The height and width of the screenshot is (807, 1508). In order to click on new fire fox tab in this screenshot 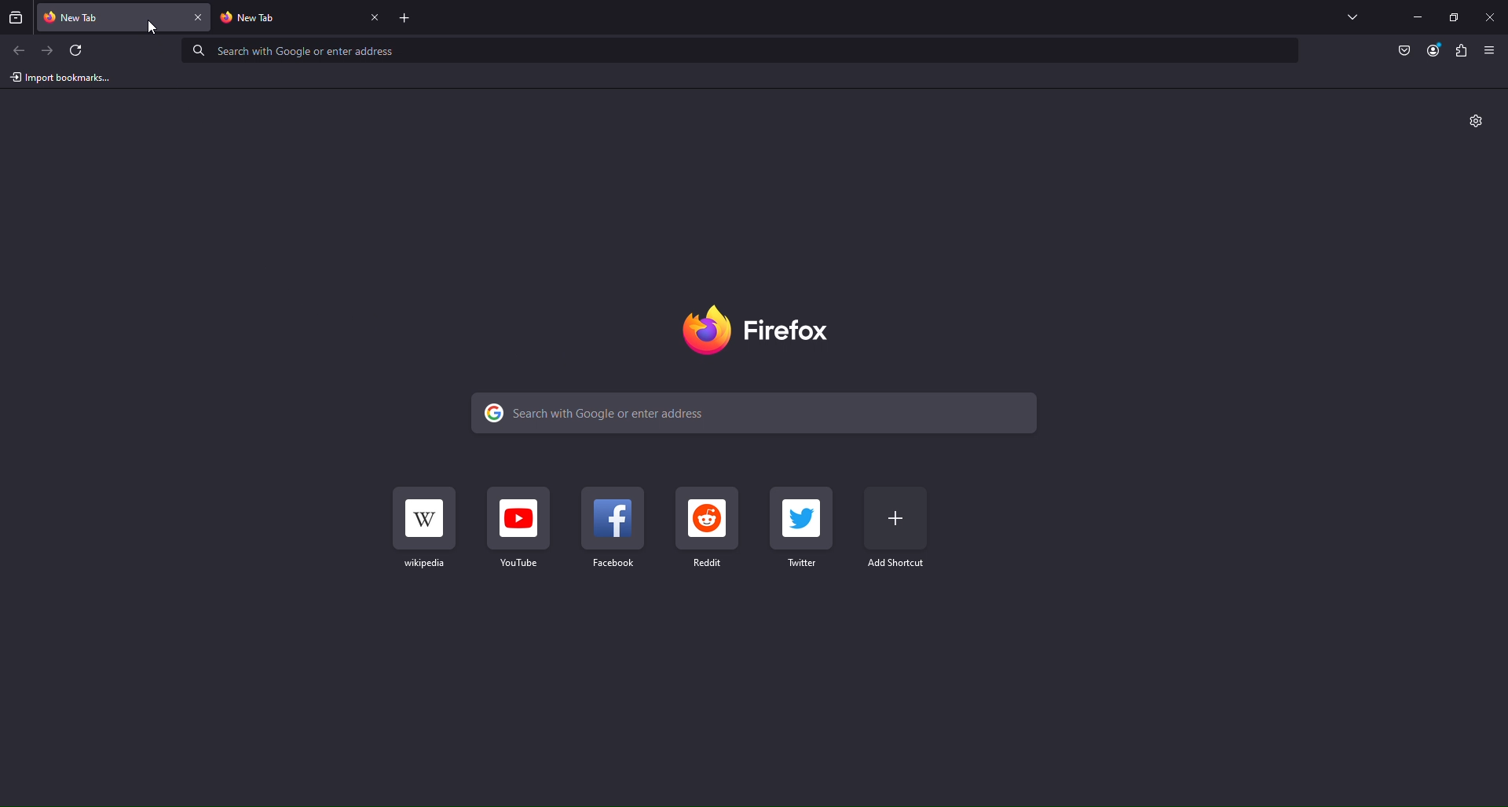, I will do `click(111, 16)`.